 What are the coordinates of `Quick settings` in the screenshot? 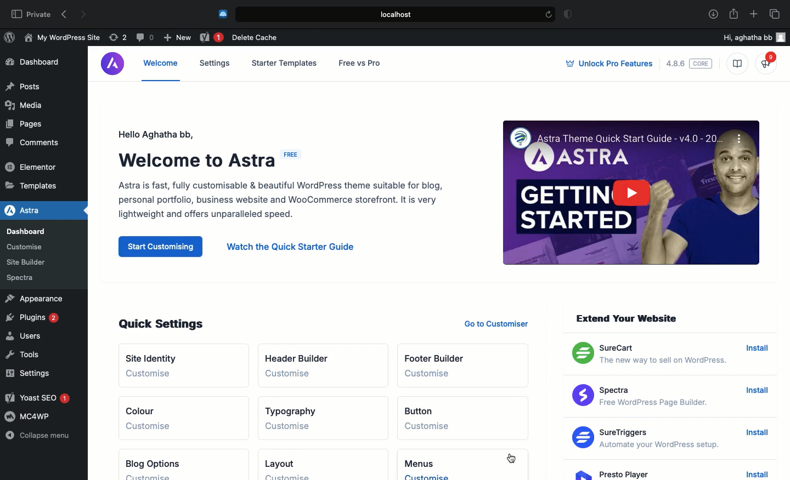 It's located at (163, 326).